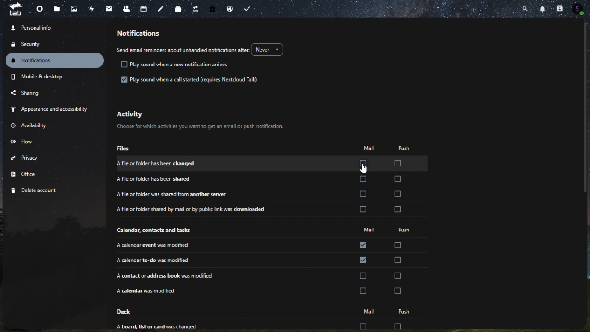 This screenshot has width=590, height=332. I want to click on notification, so click(543, 8).